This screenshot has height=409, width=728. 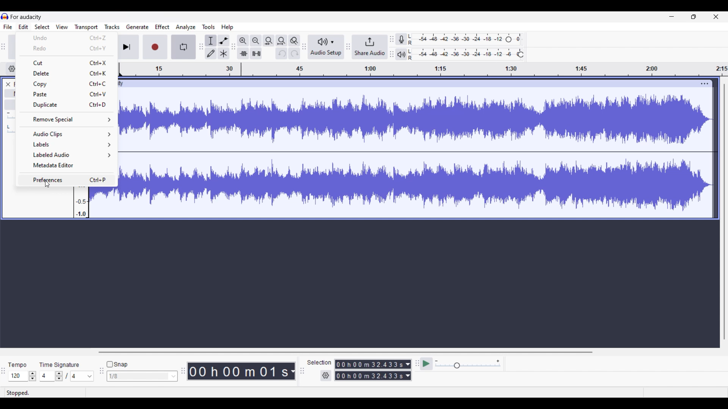 I want to click on Track settings , so click(x=705, y=84).